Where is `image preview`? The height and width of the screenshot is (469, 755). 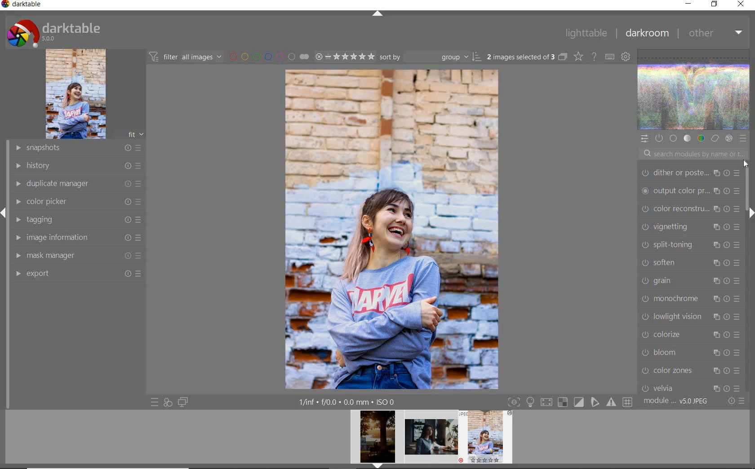
image preview is located at coordinates (375, 439).